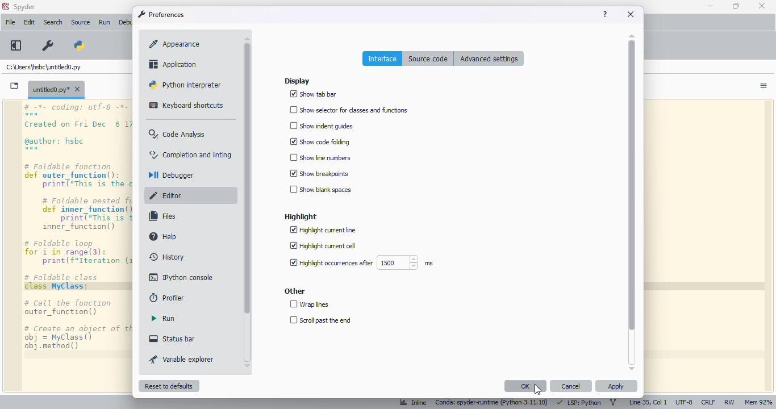 The image size is (776, 409). Describe the element at coordinates (538, 390) in the screenshot. I see `cursor` at that location.